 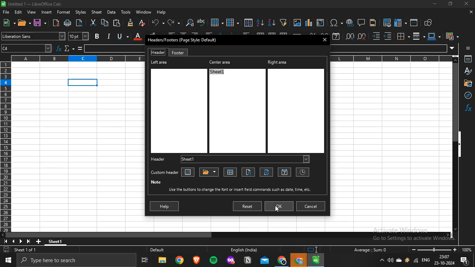 I want to click on , so click(x=467, y=83).